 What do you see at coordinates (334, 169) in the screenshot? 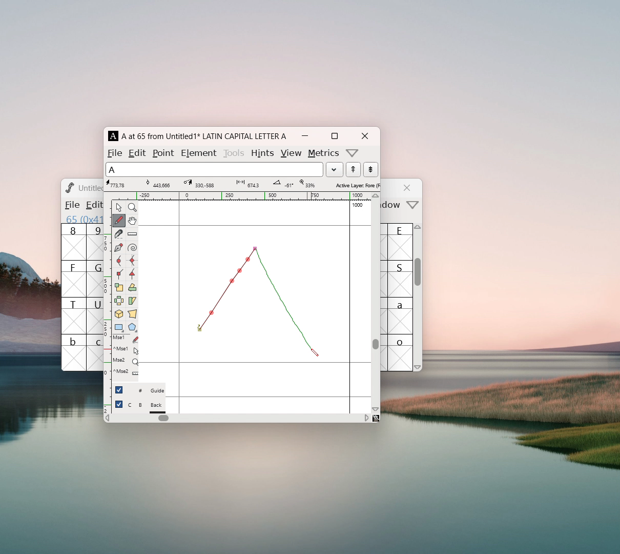
I see `load word list` at bounding box center [334, 169].